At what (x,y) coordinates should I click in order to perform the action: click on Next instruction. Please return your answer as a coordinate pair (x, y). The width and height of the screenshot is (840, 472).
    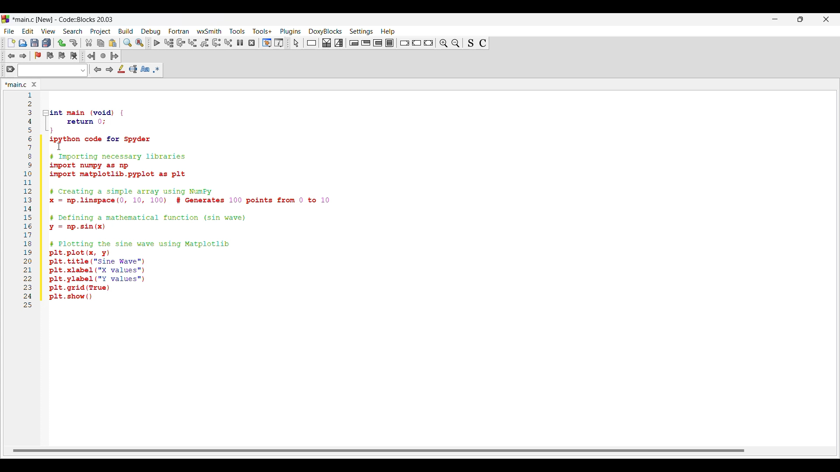
    Looking at the image, I should click on (217, 43).